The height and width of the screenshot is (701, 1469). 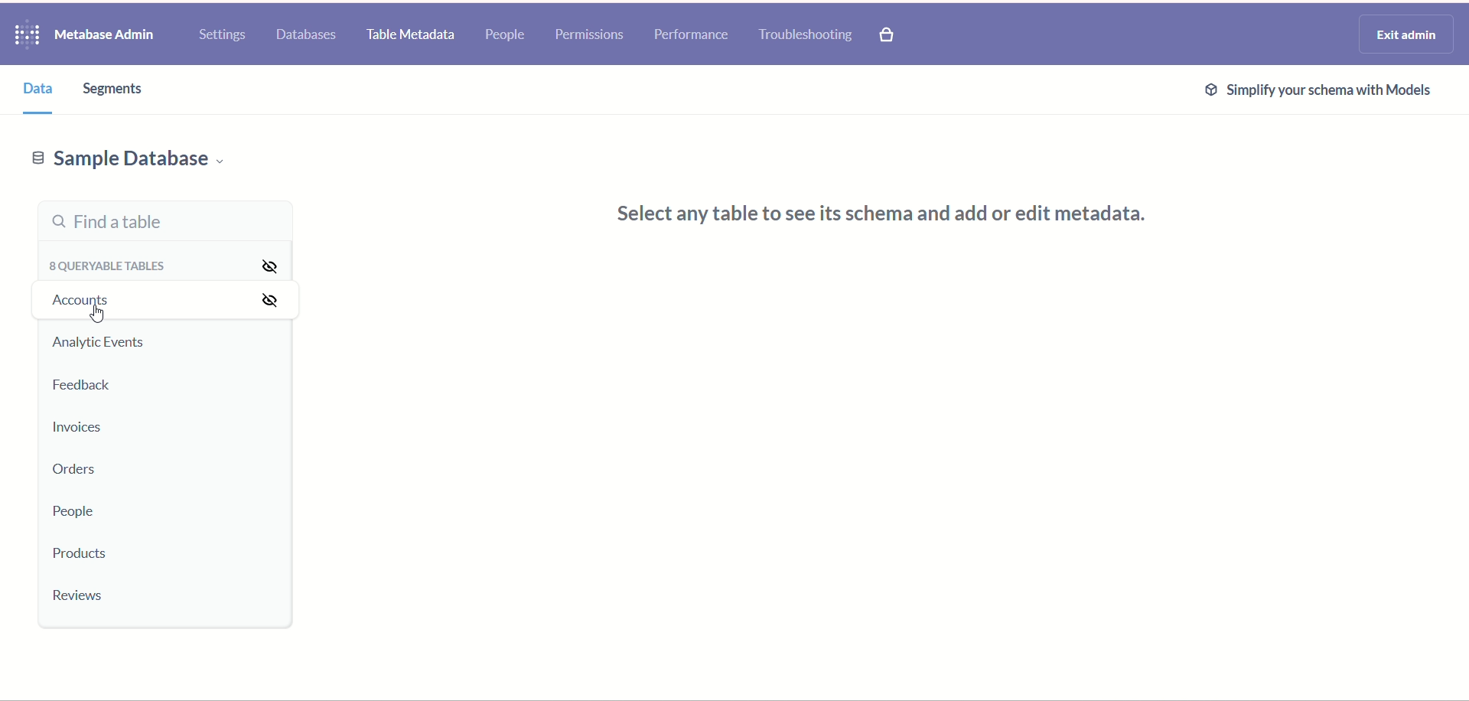 I want to click on ccounts, so click(x=83, y=302).